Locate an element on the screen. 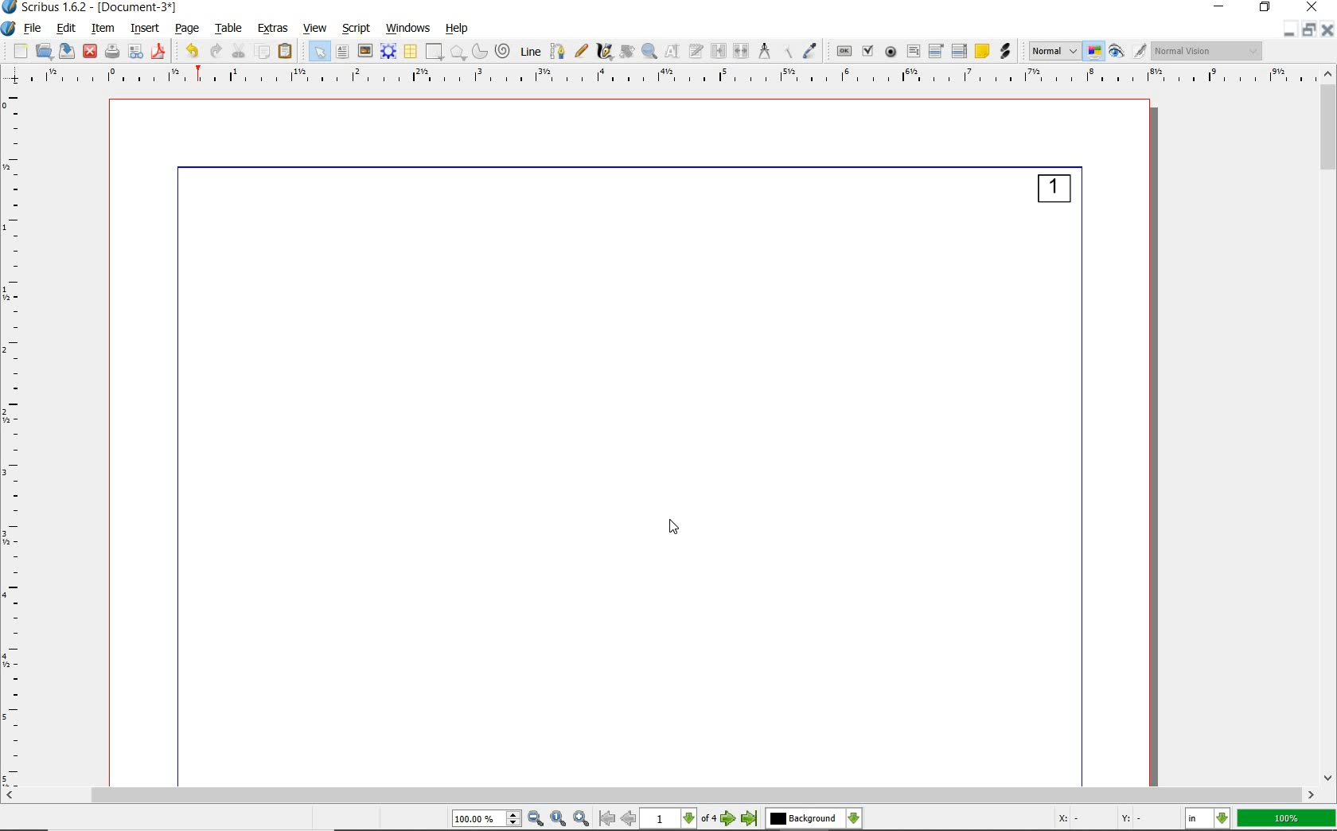  calligraphic line is located at coordinates (605, 53).